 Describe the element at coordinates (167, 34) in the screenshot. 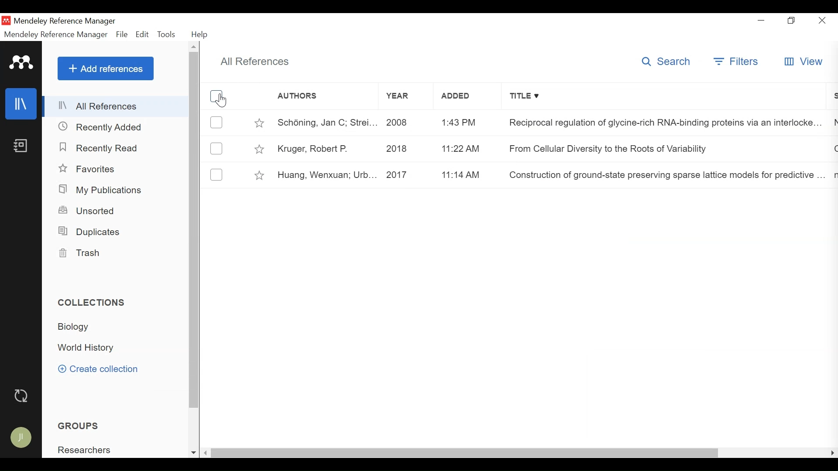

I see `Tools` at that location.